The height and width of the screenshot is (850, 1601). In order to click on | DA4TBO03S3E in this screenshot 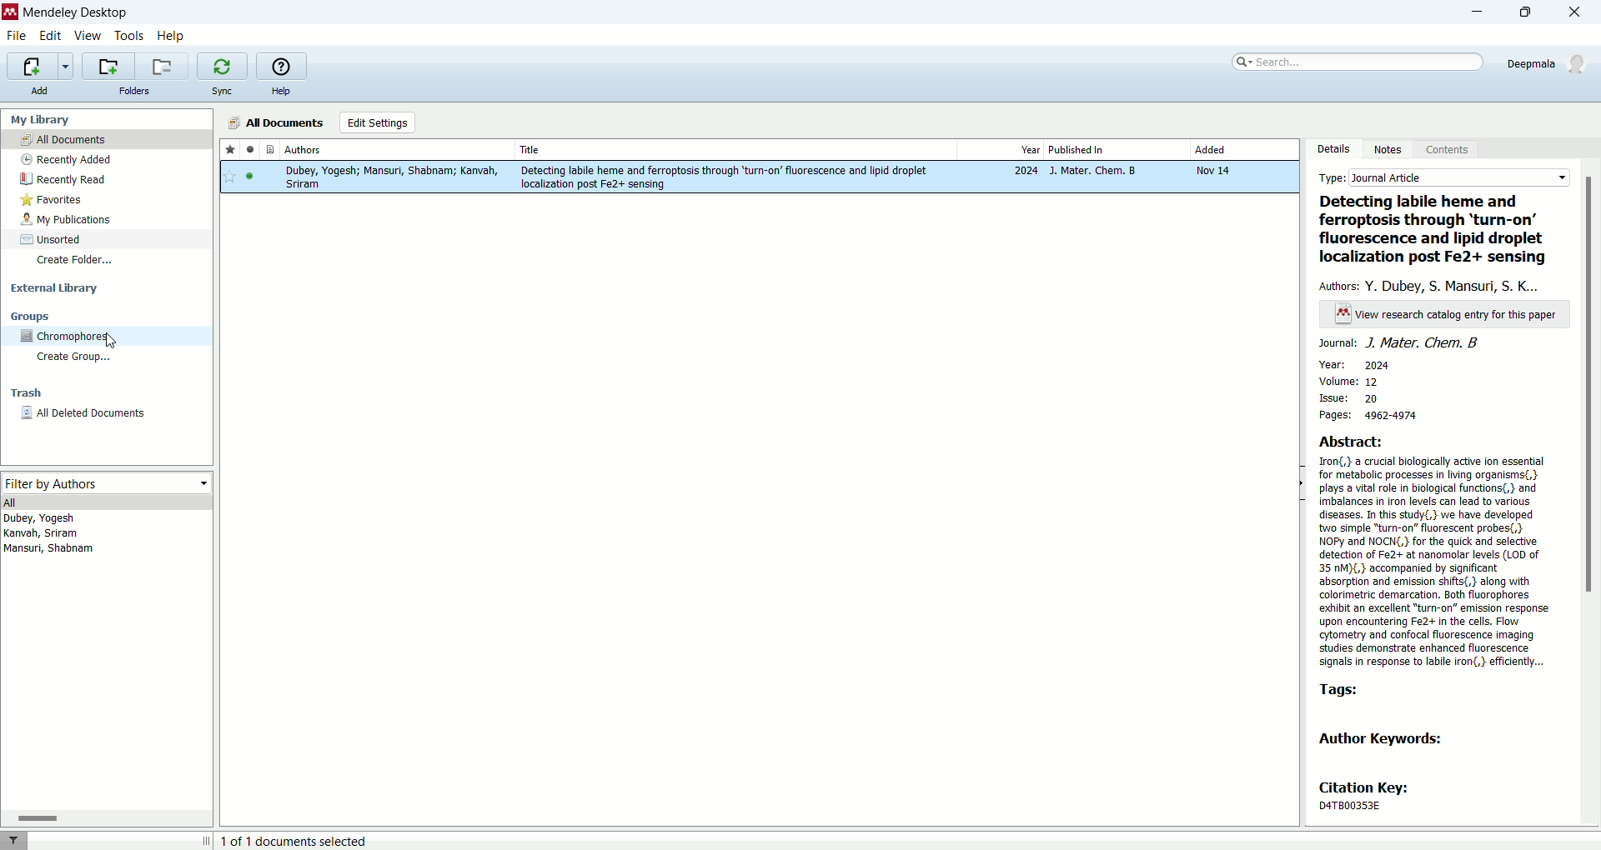, I will do `click(1365, 805)`.